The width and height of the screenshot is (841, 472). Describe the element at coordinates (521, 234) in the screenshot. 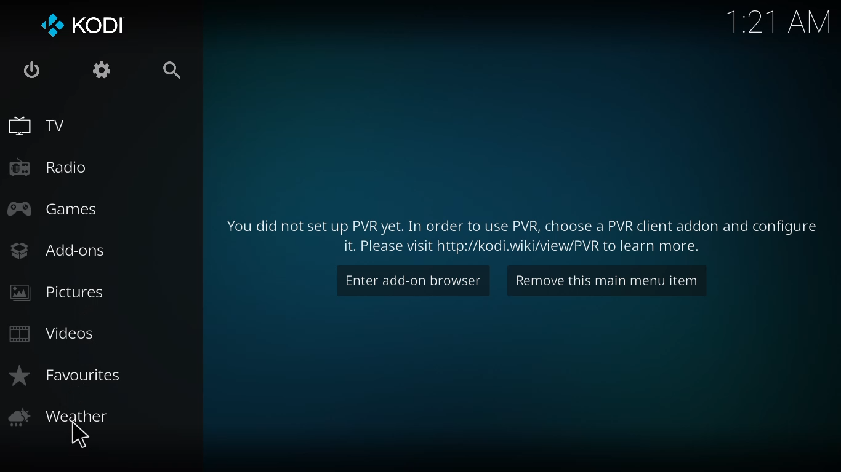

I see `learn more` at that location.